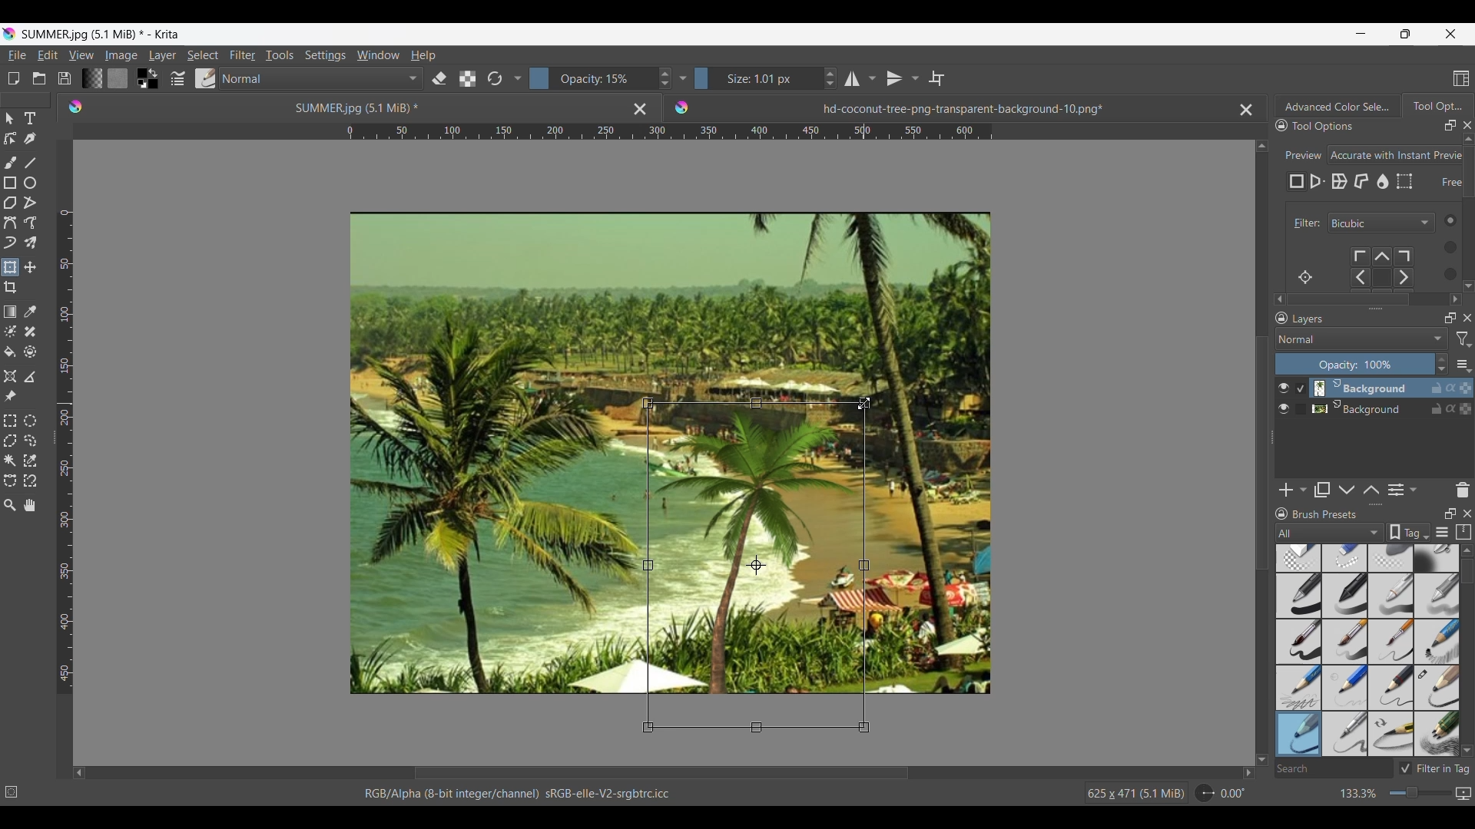 The width and height of the screenshot is (1475, 829). I want to click on Show/Hide layer, so click(1284, 388).